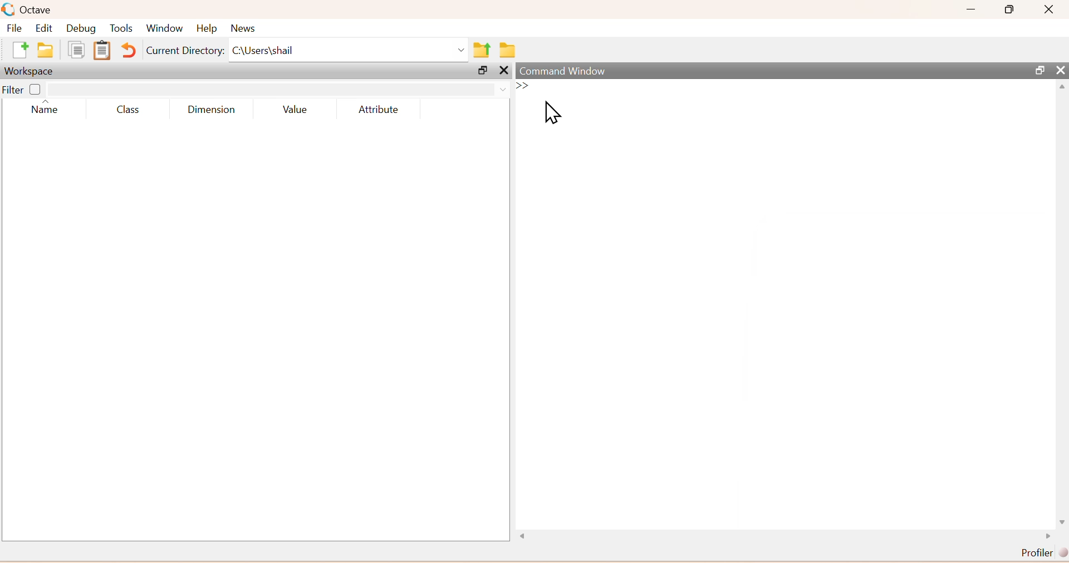 This screenshot has width=1069, height=563. What do you see at coordinates (40, 9) in the screenshot?
I see `Octave` at bounding box center [40, 9].